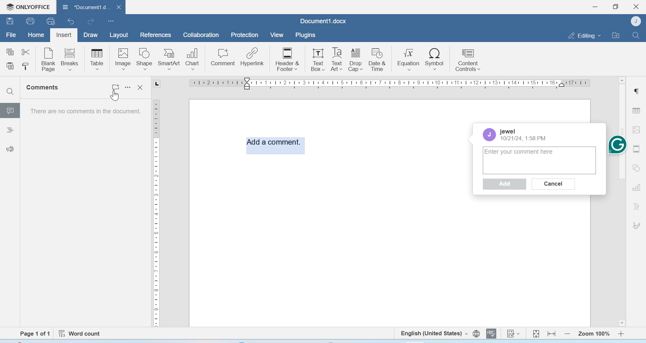  I want to click on Headings, so click(10, 131).